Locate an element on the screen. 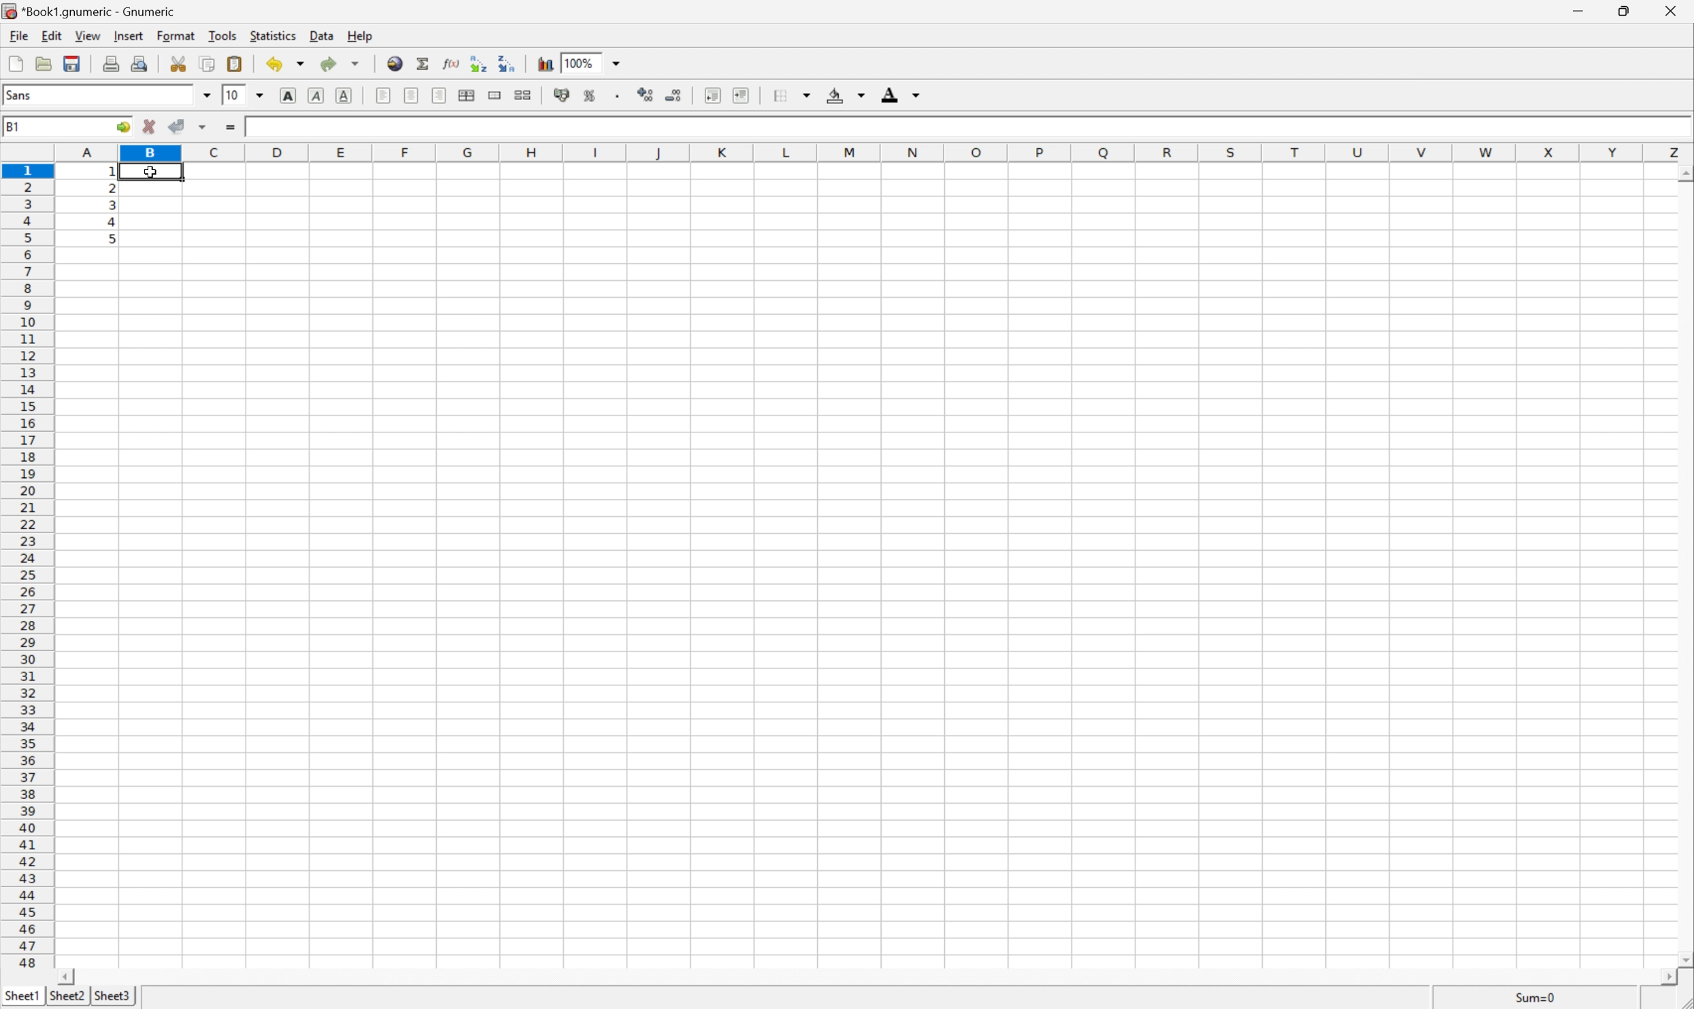  Format selection as percentage is located at coordinates (588, 97).